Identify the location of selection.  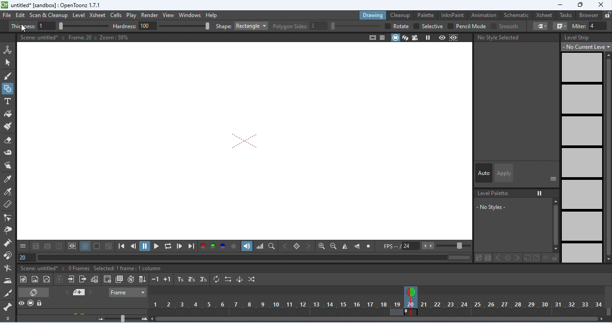
(8, 62).